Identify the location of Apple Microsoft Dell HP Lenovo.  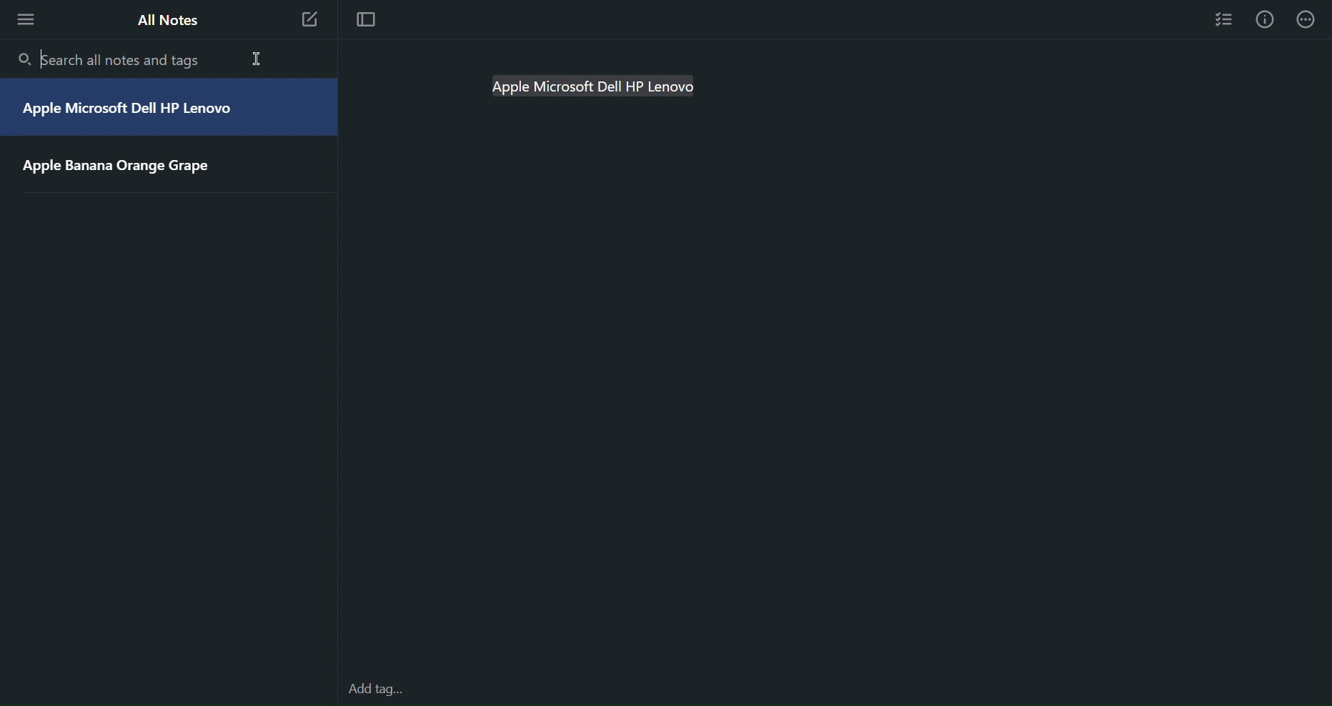
(602, 87).